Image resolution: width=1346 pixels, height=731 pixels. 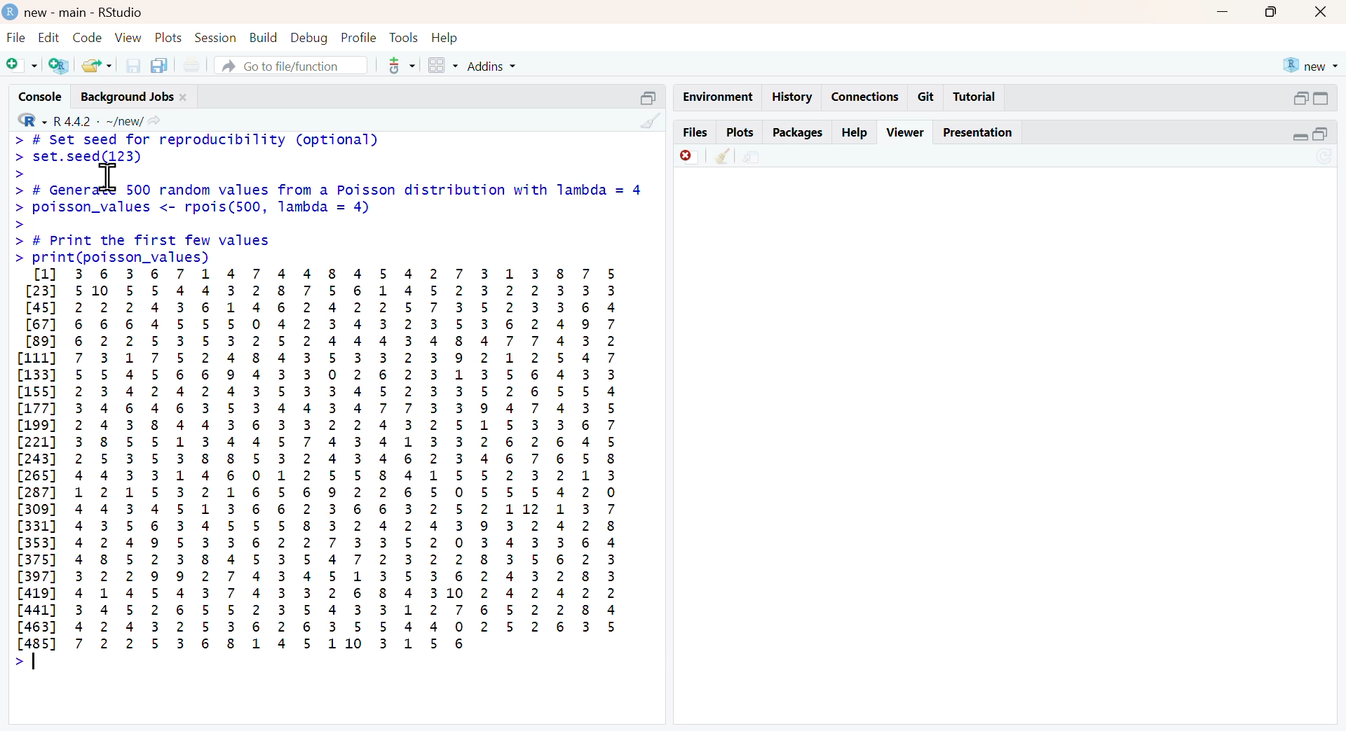 I want to click on tools, so click(x=405, y=37).